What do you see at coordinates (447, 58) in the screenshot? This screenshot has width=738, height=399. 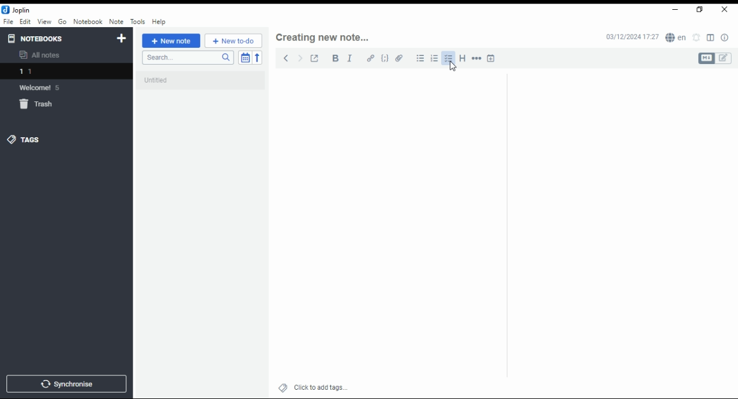 I see `checkbox list` at bounding box center [447, 58].